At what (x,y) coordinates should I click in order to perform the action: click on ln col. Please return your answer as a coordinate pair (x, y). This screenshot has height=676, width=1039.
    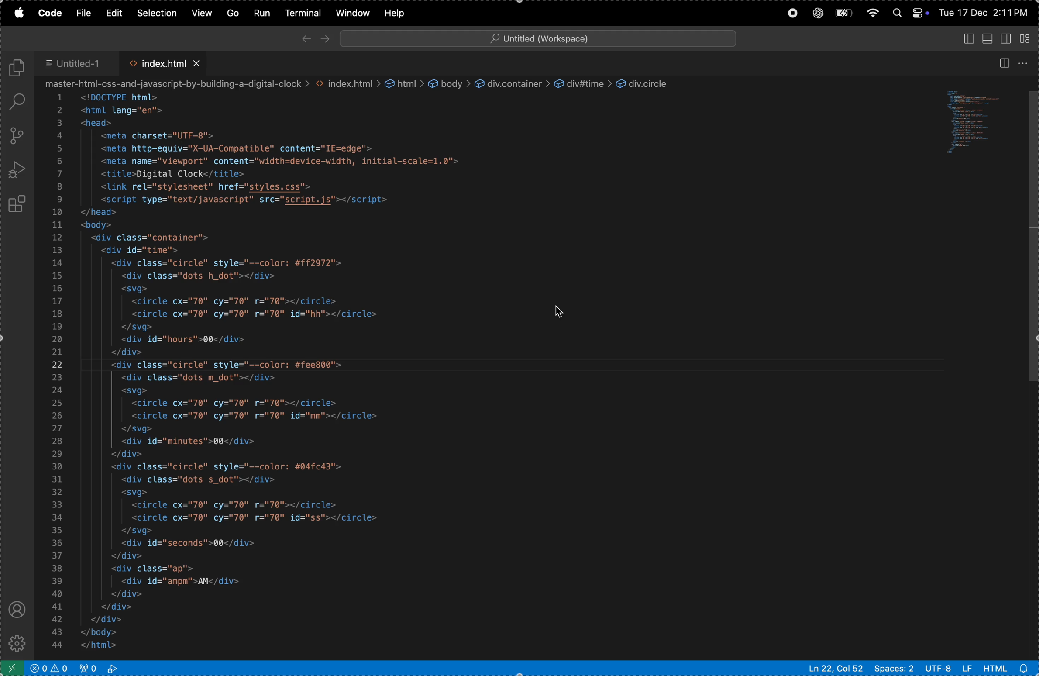
    Looking at the image, I should click on (836, 668).